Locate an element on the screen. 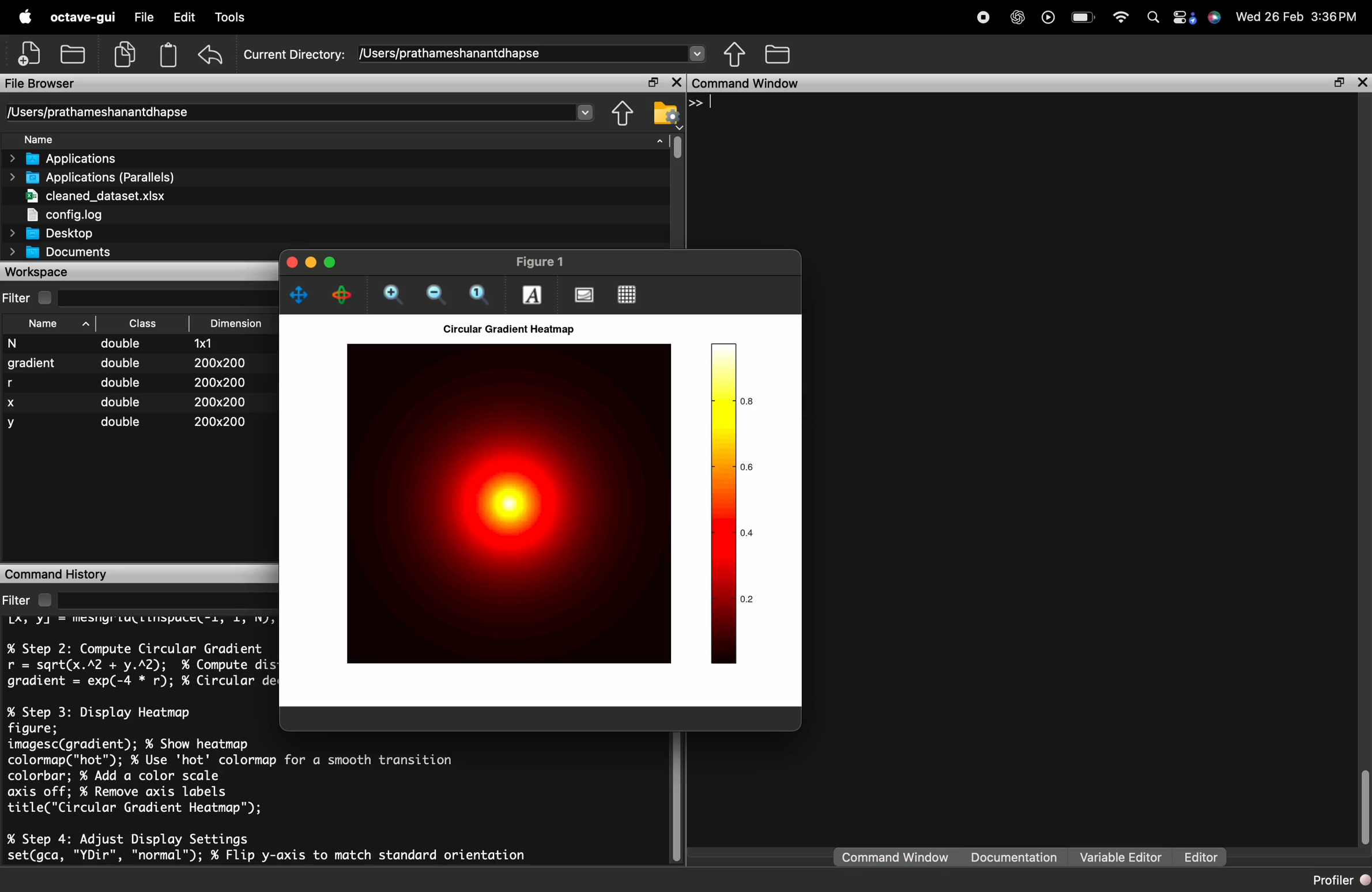 The height and width of the screenshot is (892, 1372). /Users/prathameshanantdhapse is located at coordinates (297, 112).